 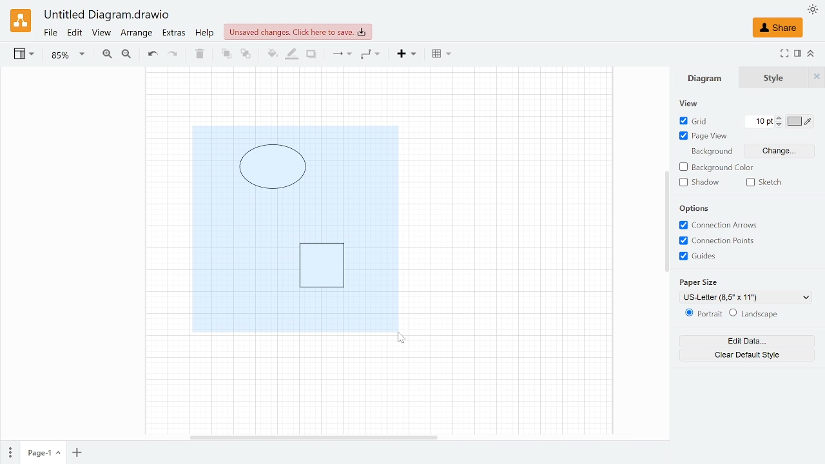 What do you see at coordinates (747, 341) in the screenshot?
I see `Edit data` at bounding box center [747, 341].